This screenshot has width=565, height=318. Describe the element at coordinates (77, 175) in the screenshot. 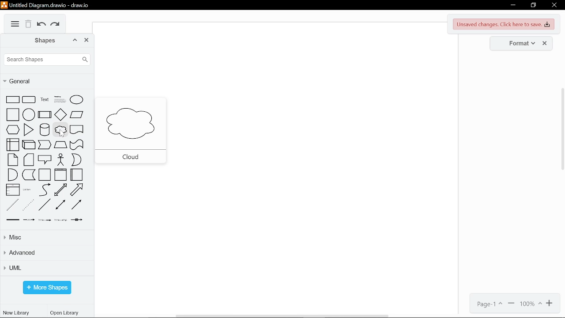

I see `horizontal container` at that location.